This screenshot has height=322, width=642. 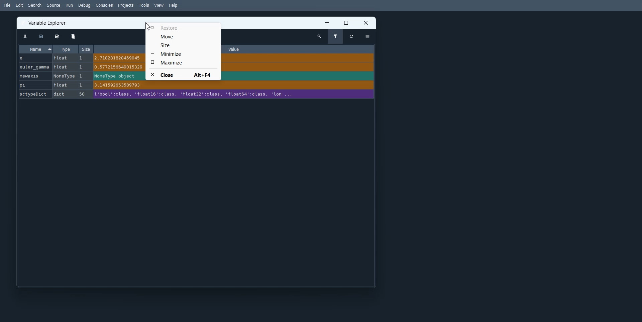 I want to click on euler_gamma, so click(x=34, y=66).